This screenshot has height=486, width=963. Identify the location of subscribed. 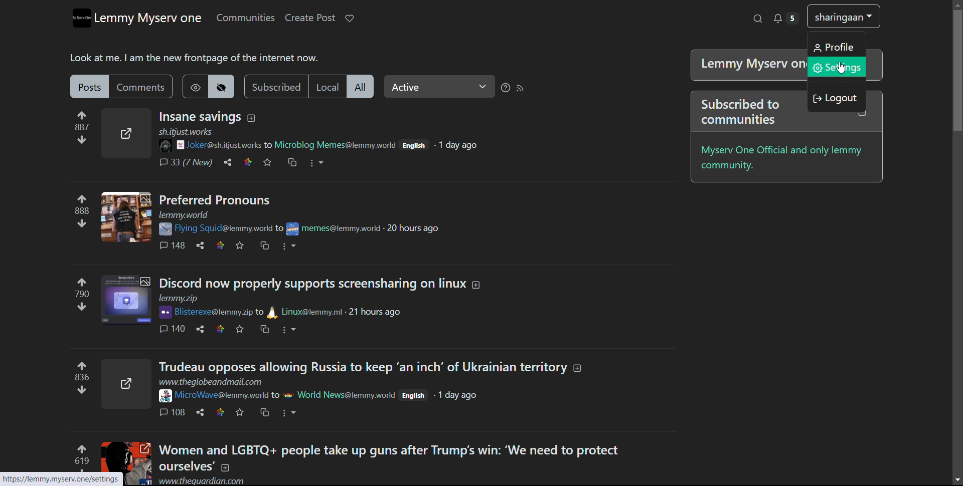
(274, 86).